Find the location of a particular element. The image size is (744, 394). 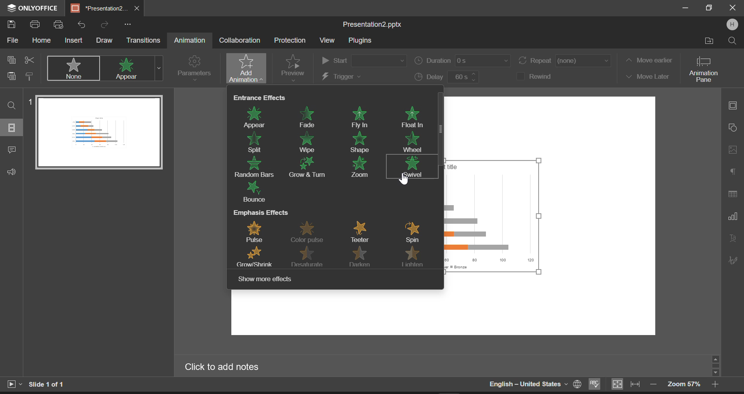

Shape is located at coordinates (360, 142).